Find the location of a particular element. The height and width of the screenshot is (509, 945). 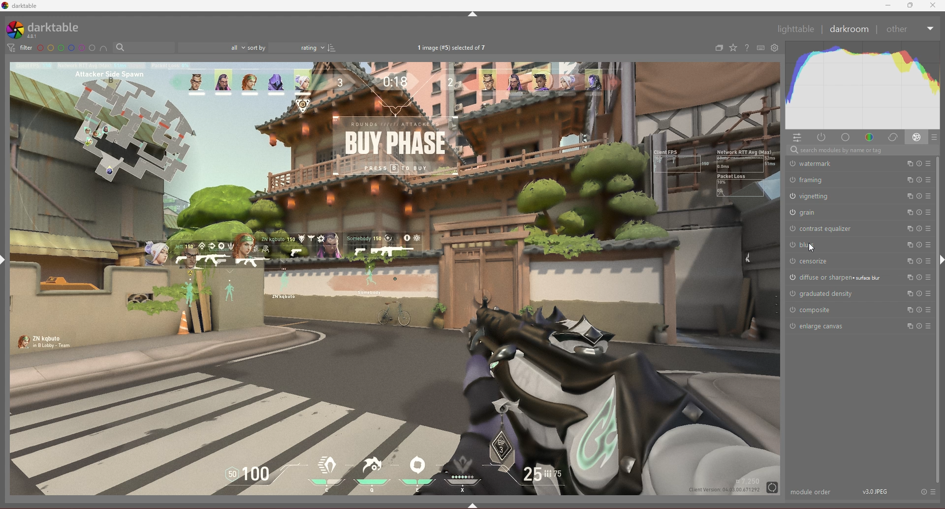

scroll bar is located at coordinates (938, 320).